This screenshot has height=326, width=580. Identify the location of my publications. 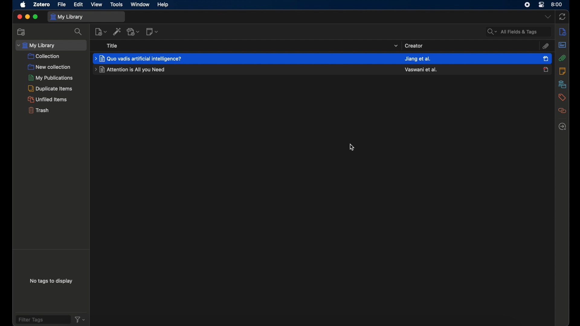
(51, 78).